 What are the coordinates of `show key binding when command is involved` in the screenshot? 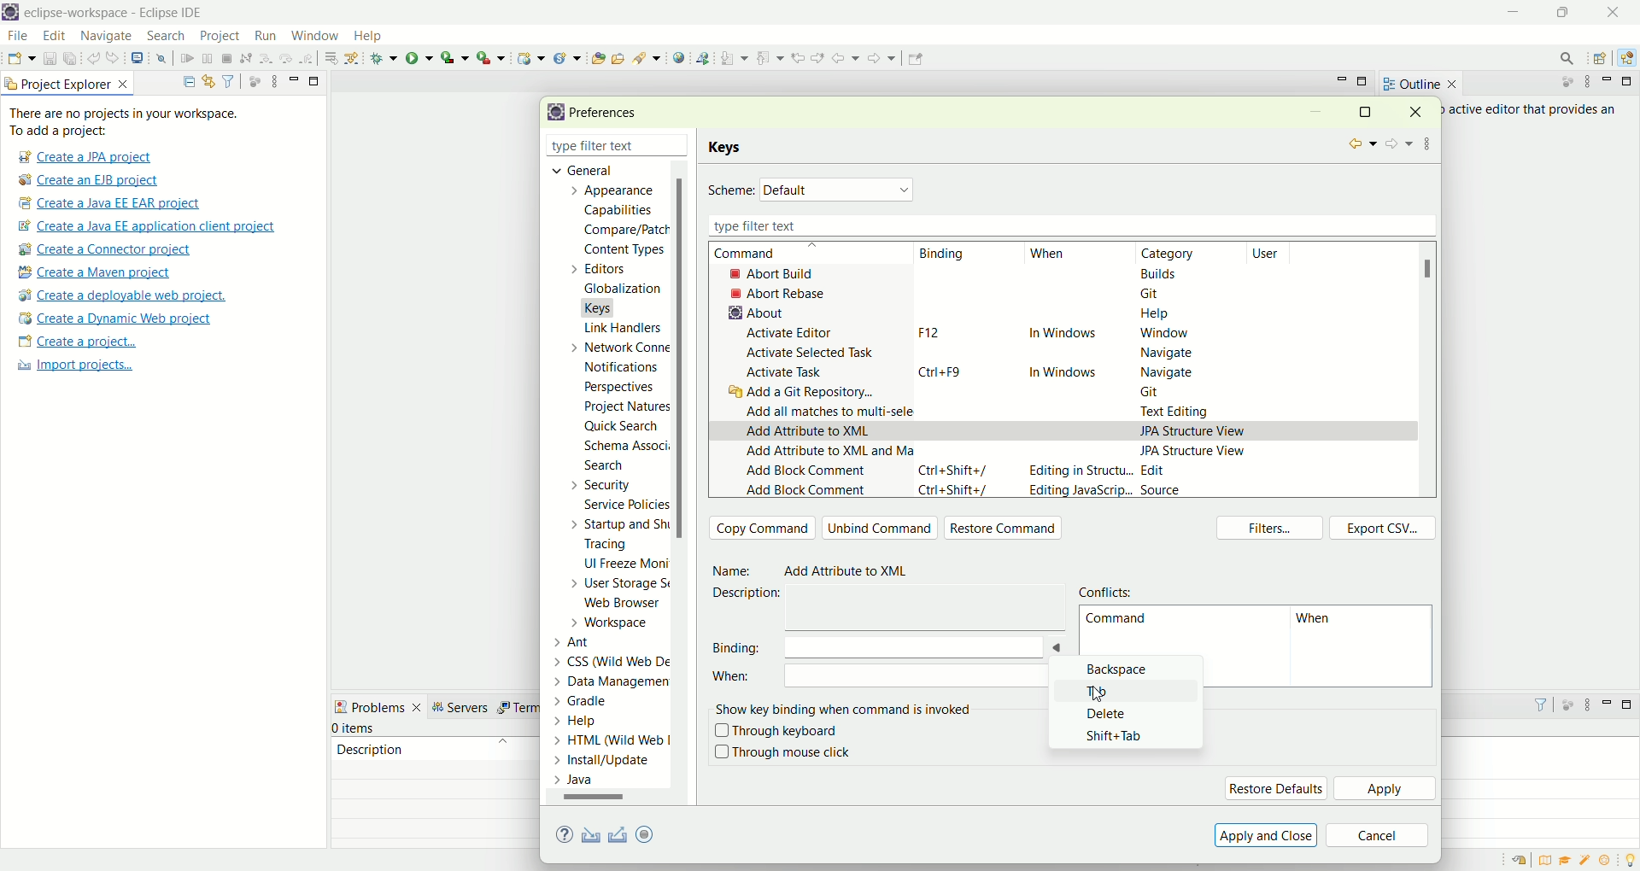 It's located at (847, 707).